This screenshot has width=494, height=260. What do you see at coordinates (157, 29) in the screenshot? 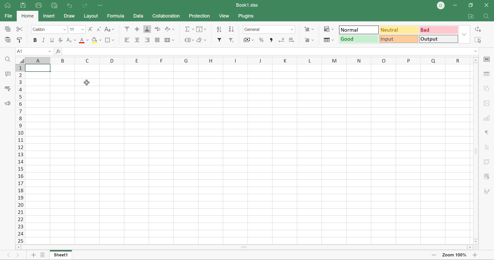
I see `Wrap Text` at bounding box center [157, 29].